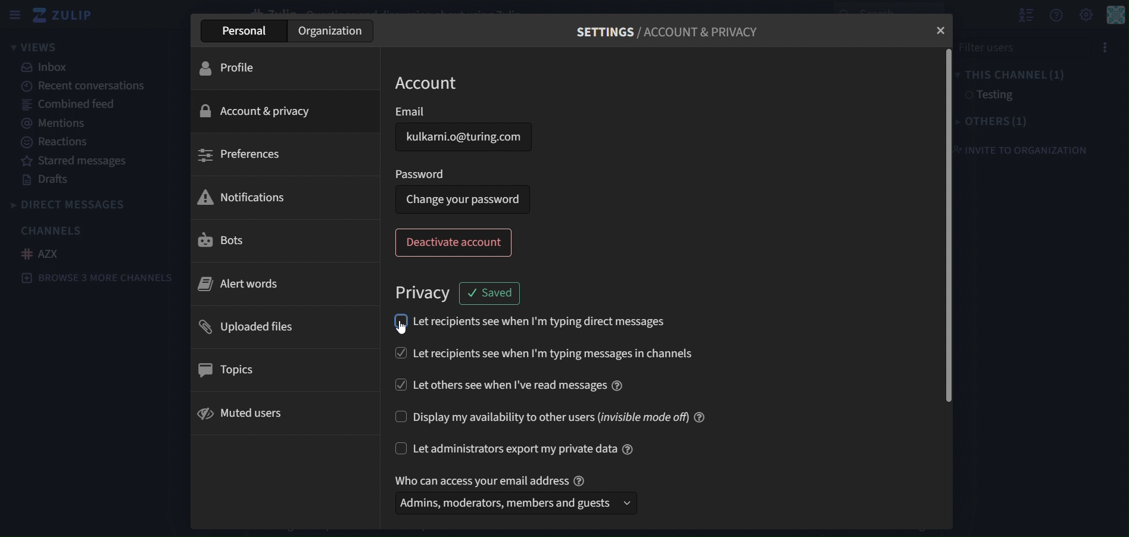 The image size is (1129, 537). I want to click on deactivate account, so click(451, 243).